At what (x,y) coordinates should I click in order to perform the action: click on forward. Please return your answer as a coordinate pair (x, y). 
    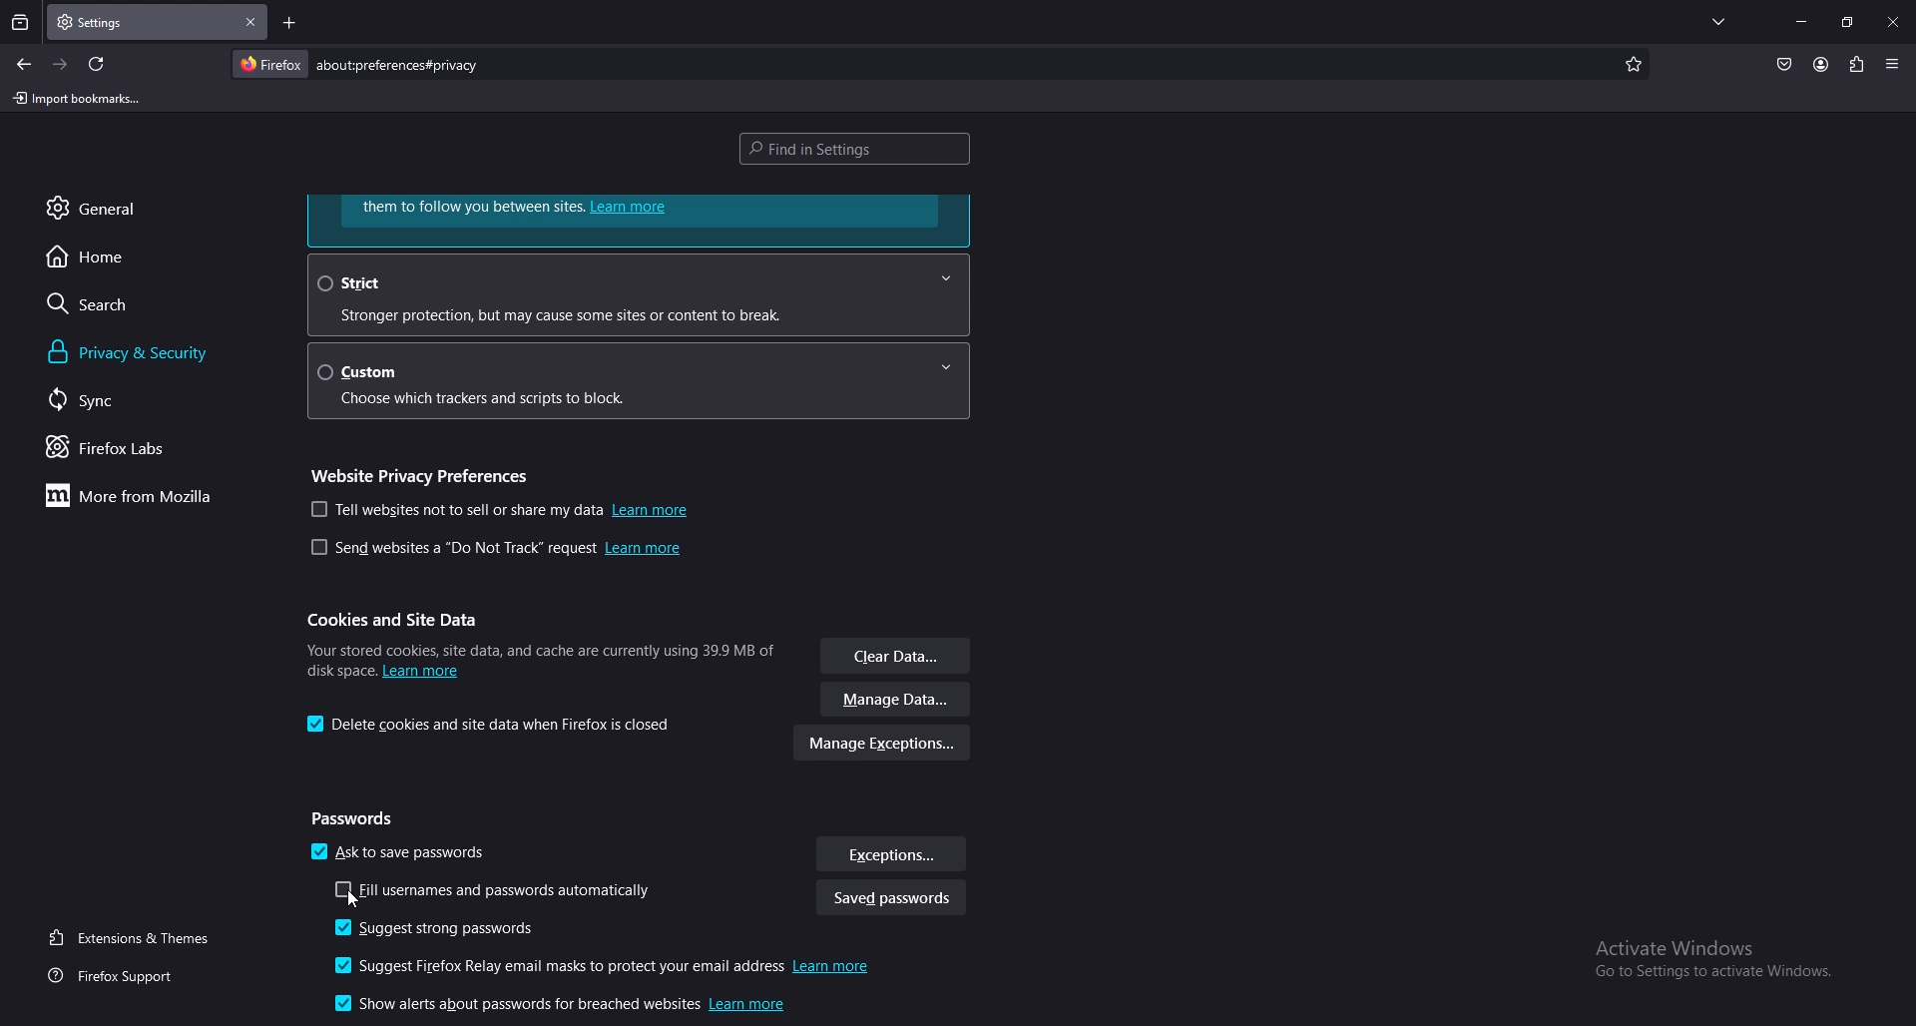
    Looking at the image, I should click on (62, 65).